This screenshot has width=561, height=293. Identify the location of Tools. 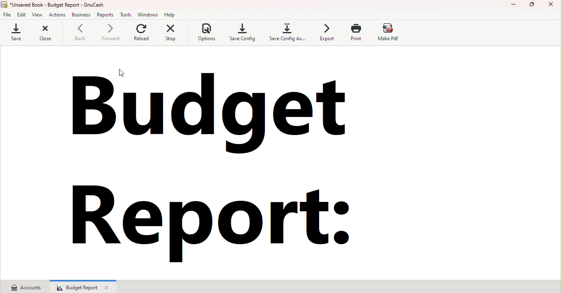
(126, 15).